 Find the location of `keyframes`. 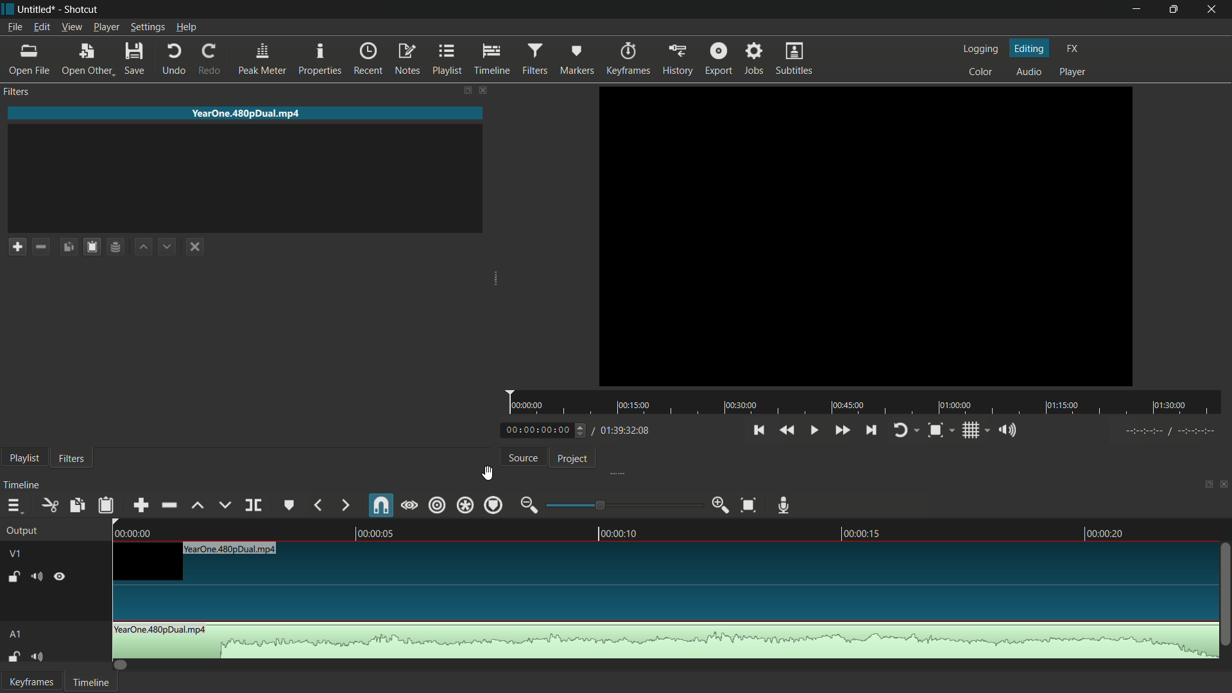

keyframes is located at coordinates (630, 58).